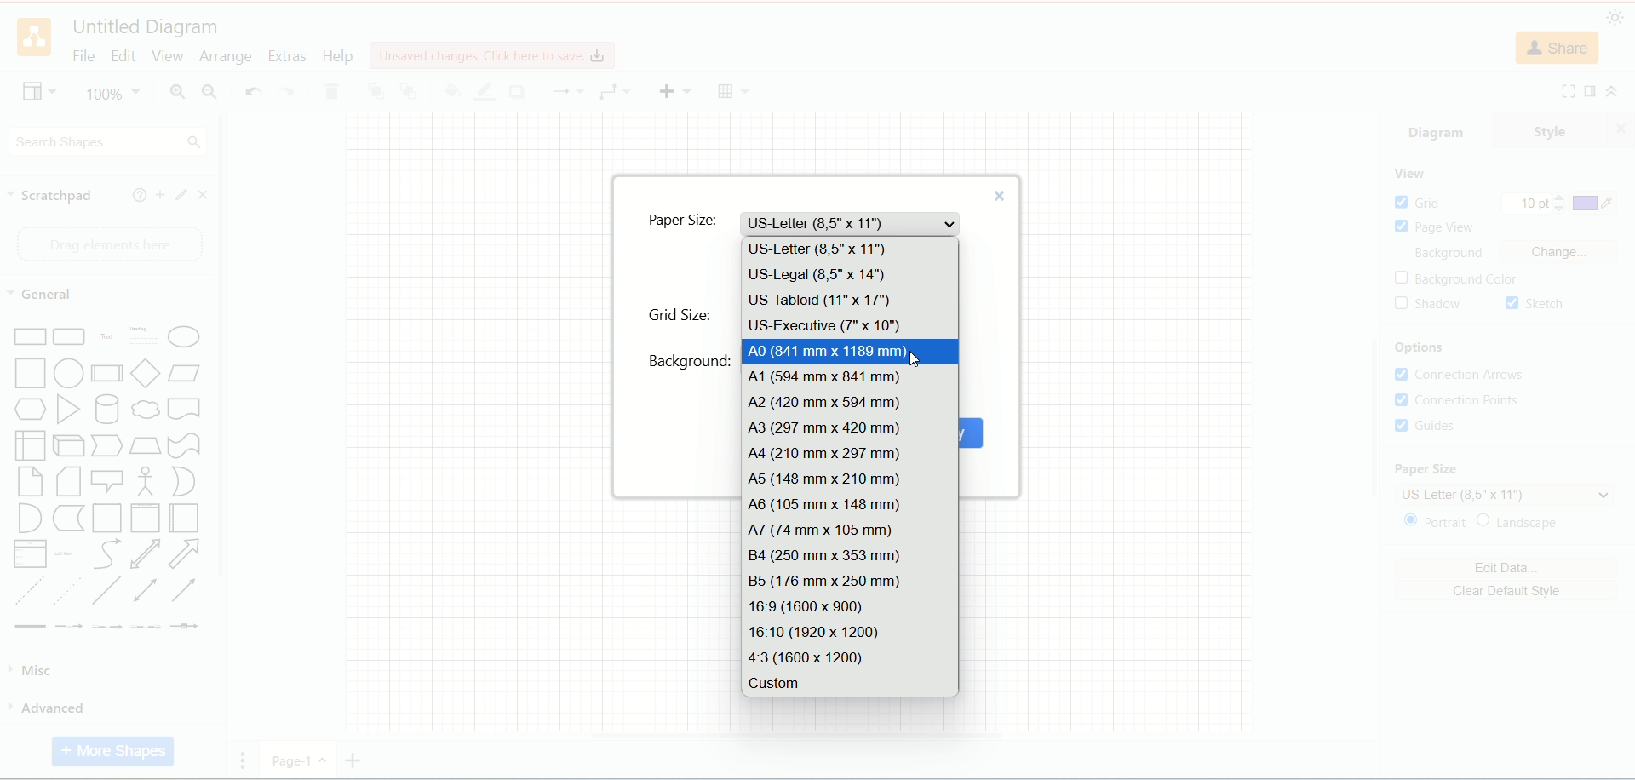  What do you see at coordinates (1531, 522) in the screenshot?
I see `landscape` at bounding box center [1531, 522].